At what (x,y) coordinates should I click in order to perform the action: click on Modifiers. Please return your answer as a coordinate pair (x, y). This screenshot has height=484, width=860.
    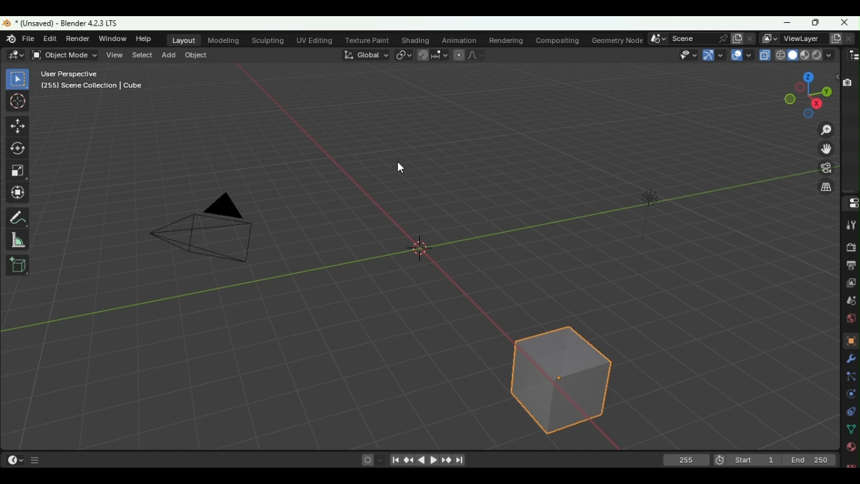
    Looking at the image, I should click on (851, 360).